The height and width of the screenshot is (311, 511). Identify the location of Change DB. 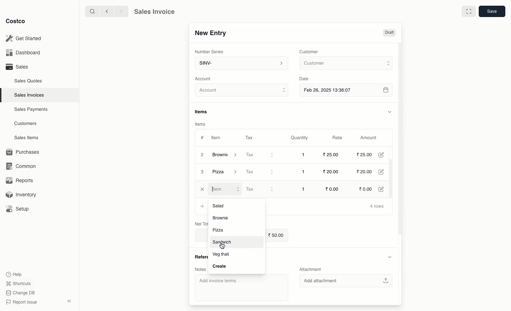
(19, 292).